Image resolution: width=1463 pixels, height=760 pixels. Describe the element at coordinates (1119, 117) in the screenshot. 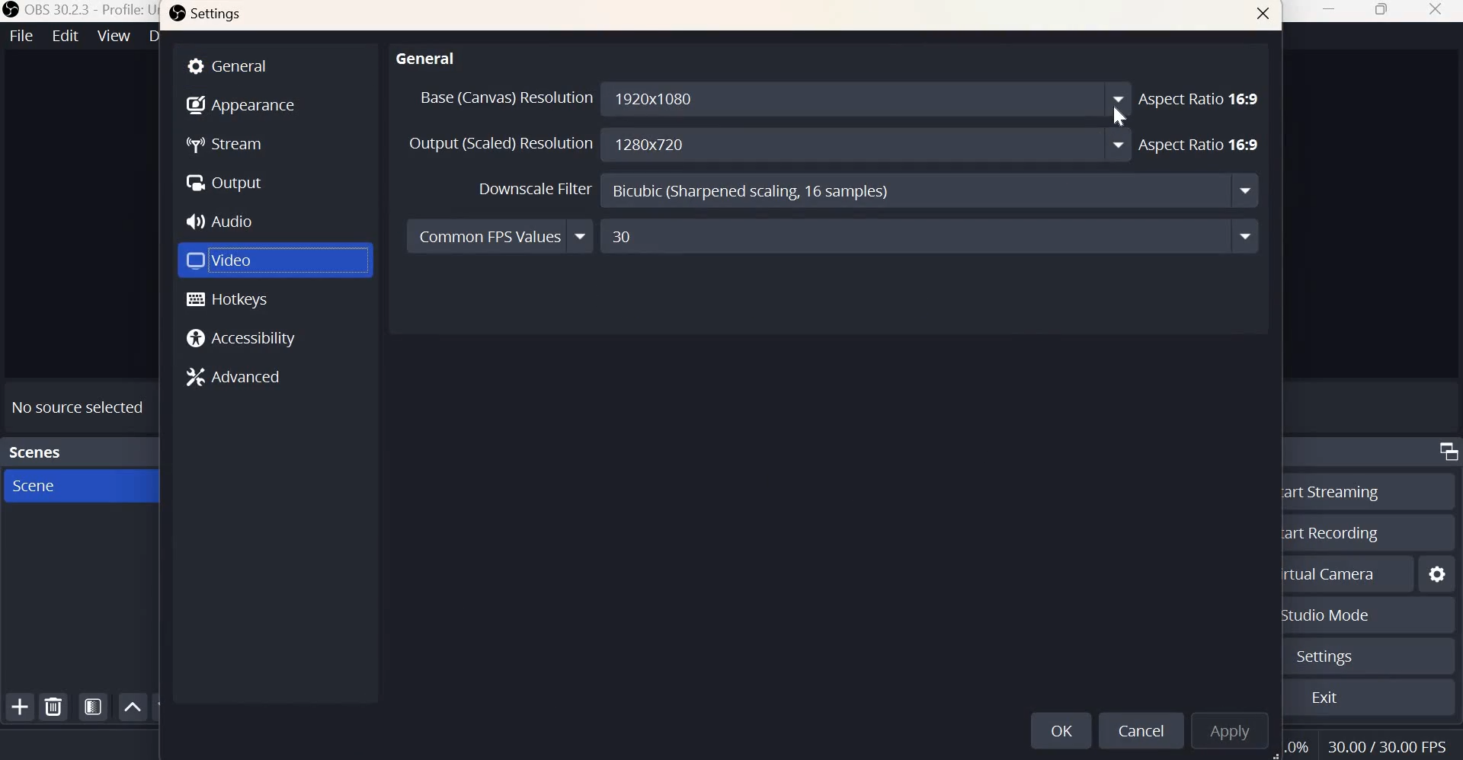

I see `cursor` at that location.